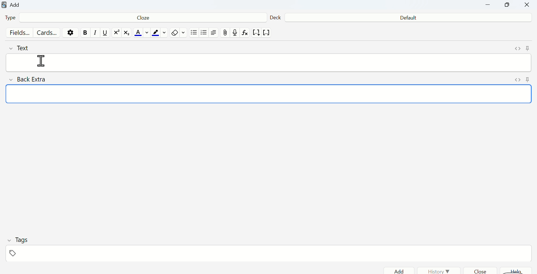 This screenshot has width=537, height=274. I want to click on vector, so click(267, 33).